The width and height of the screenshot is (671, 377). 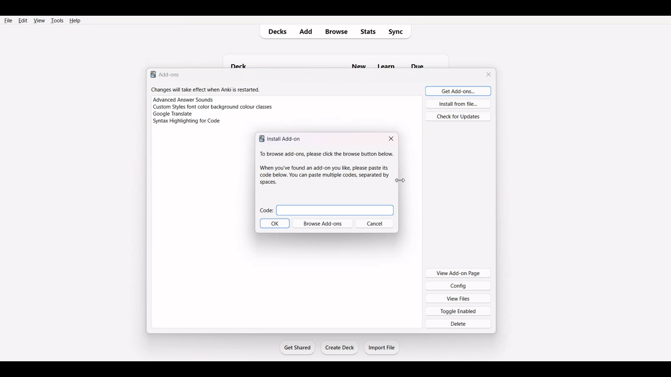 I want to click on new, so click(x=358, y=61).